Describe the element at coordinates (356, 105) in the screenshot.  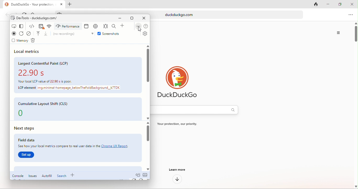
I see `vertical scroll bar` at that location.